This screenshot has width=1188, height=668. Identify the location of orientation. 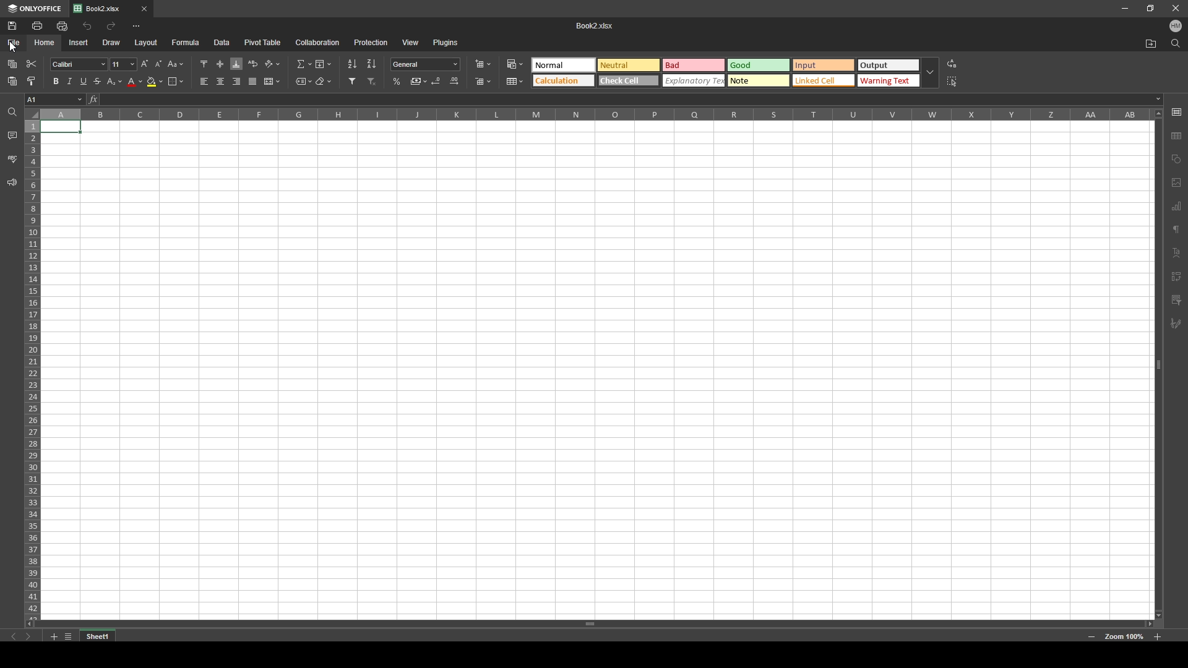
(273, 64).